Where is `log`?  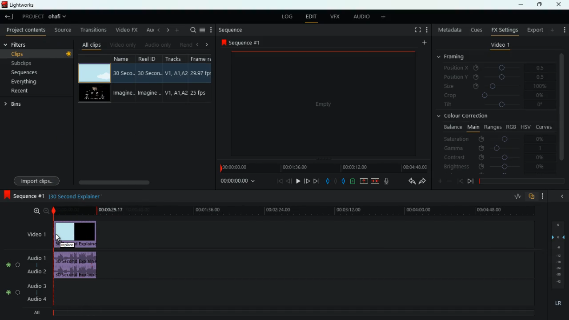 log is located at coordinates (285, 18).